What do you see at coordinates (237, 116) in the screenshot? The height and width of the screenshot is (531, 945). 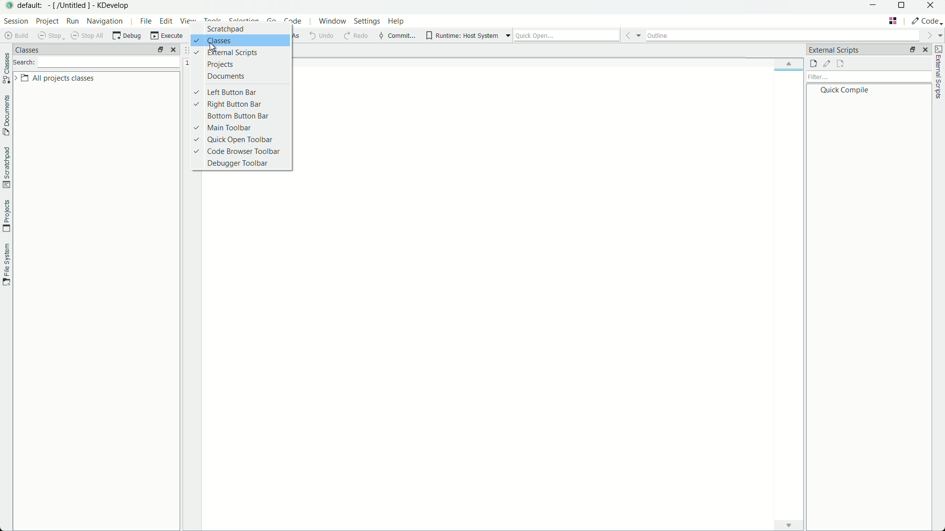 I see `bottom button bar` at bounding box center [237, 116].